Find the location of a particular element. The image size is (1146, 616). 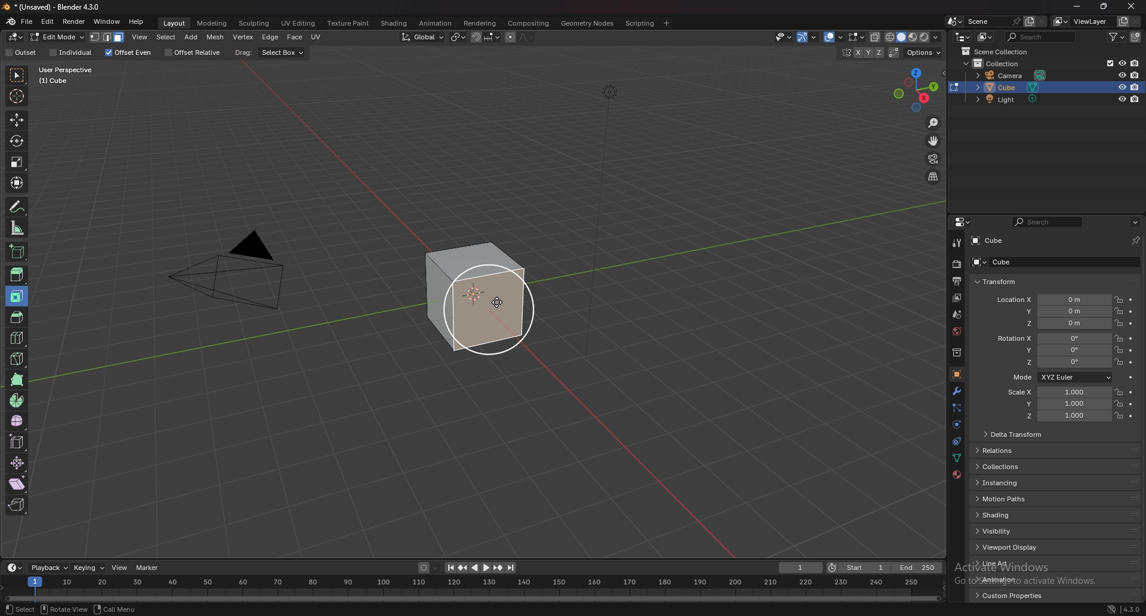

mesh edit mode is located at coordinates (857, 36).